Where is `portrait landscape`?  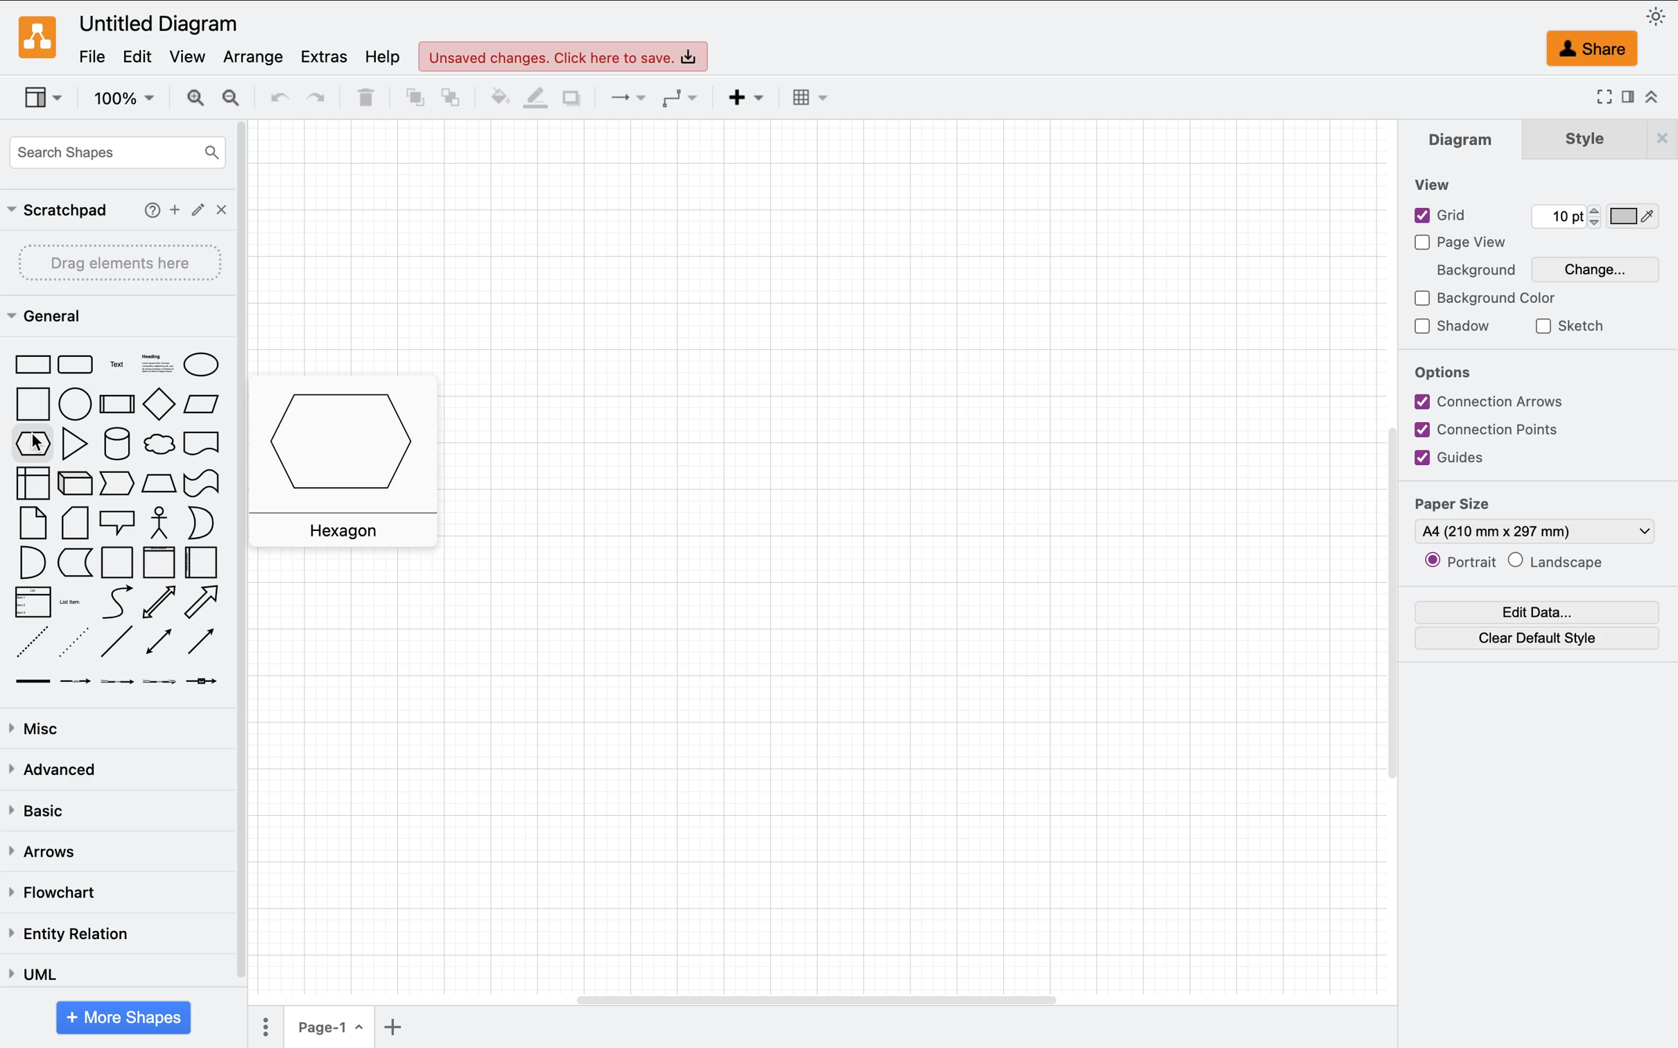 portrait landscape is located at coordinates (1516, 561).